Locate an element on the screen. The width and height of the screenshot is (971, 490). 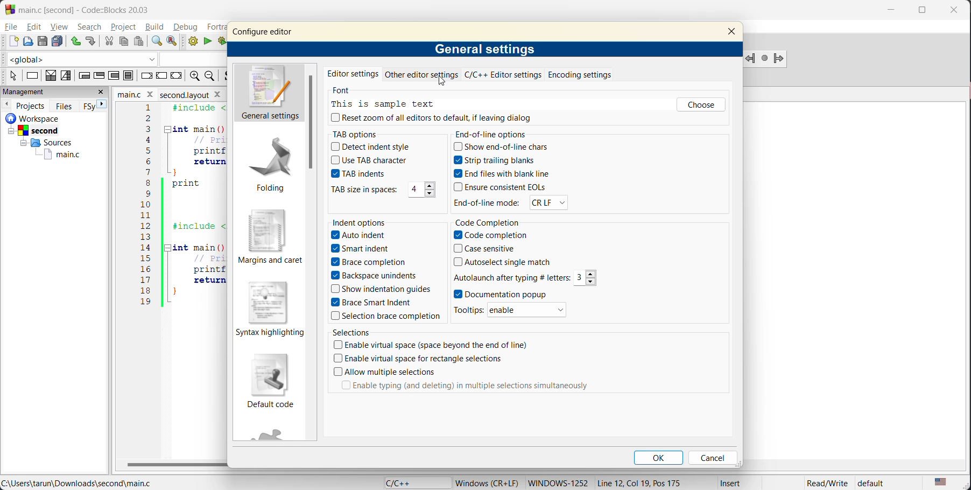
windows (CR+LF) is located at coordinates (488, 482).